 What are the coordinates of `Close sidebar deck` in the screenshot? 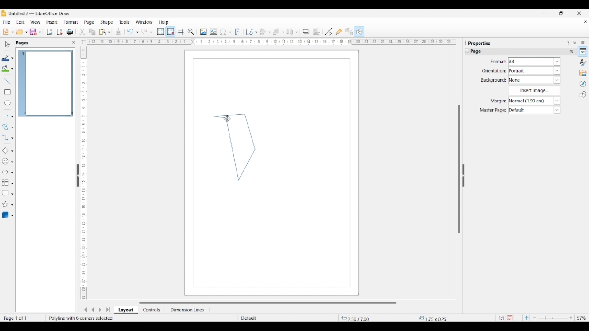 It's located at (575, 43).